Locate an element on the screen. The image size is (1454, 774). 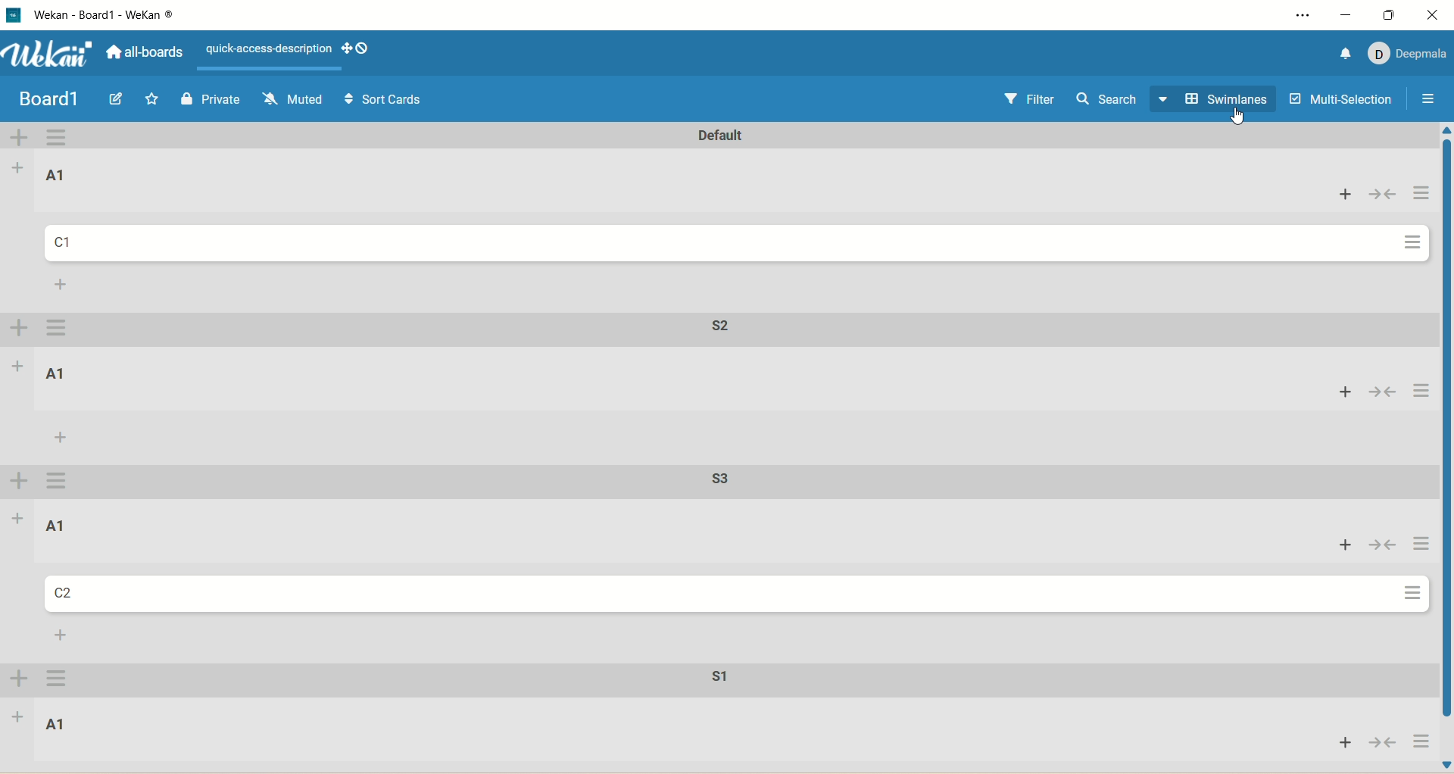
multi-selection is located at coordinates (1340, 98).